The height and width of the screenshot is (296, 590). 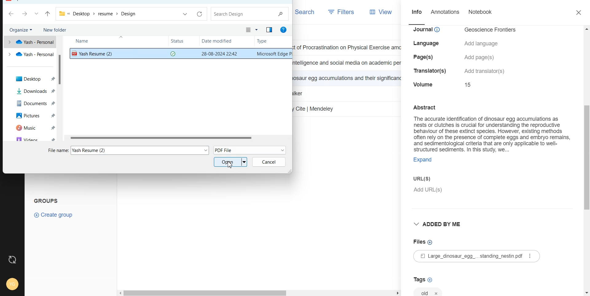 What do you see at coordinates (250, 14) in the screenshot?
I see `Search bar` at bounding box center [250, 14].